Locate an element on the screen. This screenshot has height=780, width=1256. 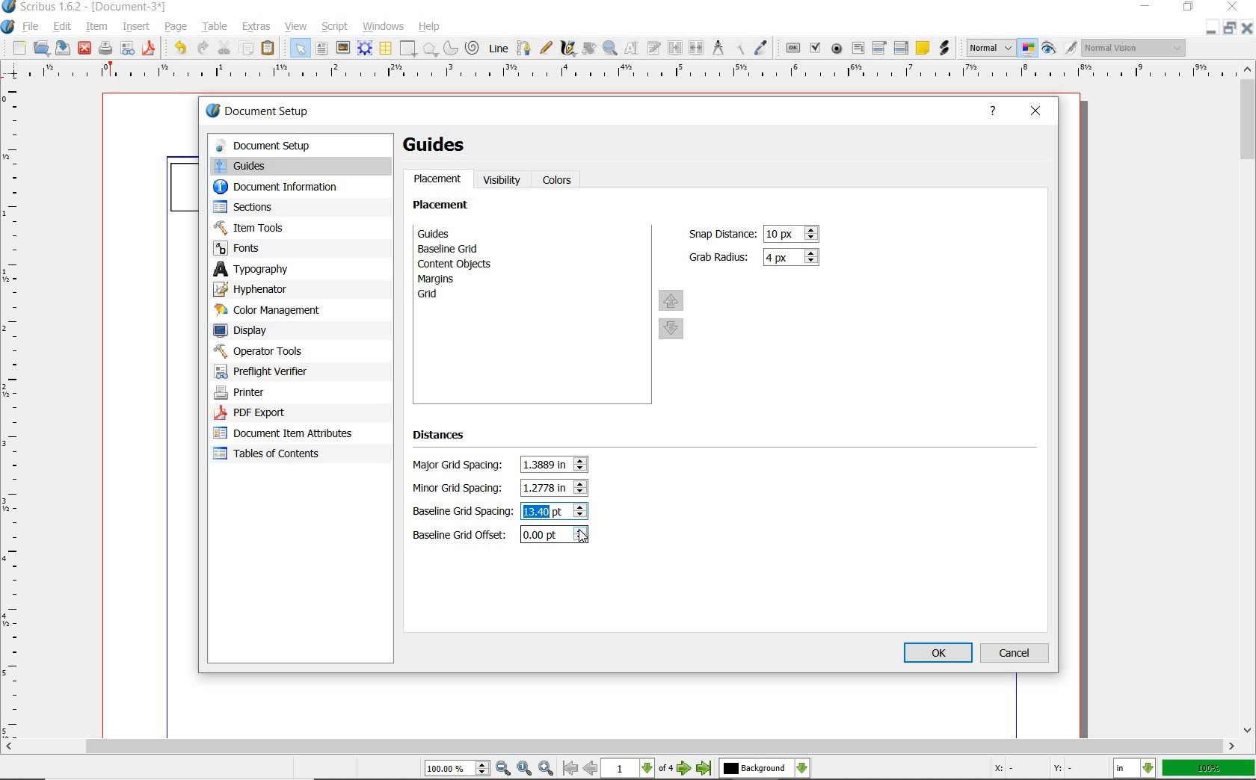
table is located at coordinates (213, 28).